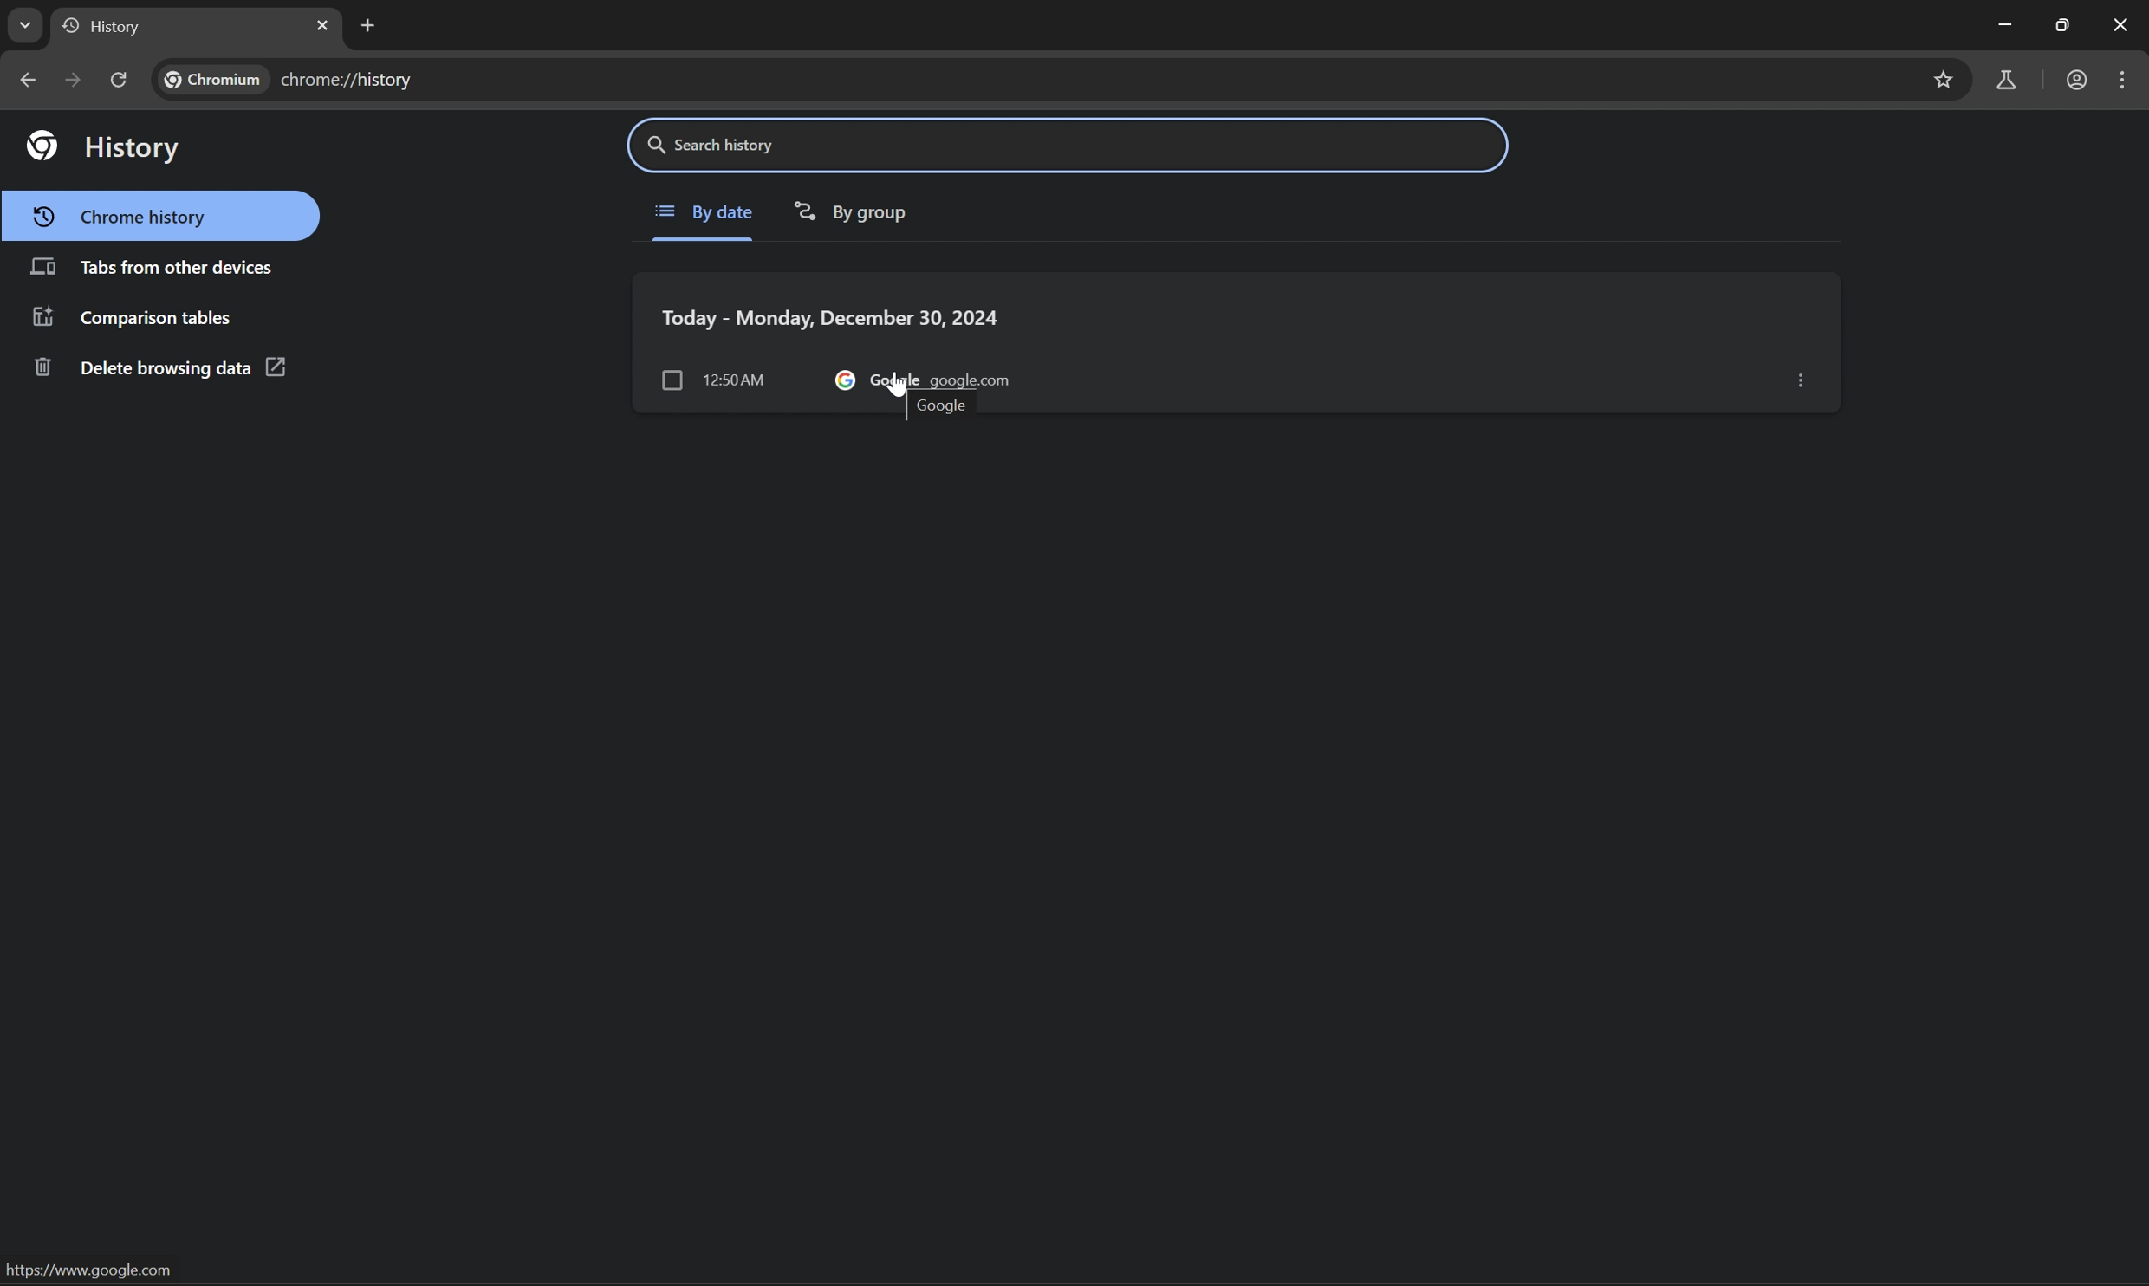 Image resolution: width=2149 pixels, height=1286 pixels. What do you see at coordinates (227, 80) in the screenshot?
I see `chromium` at bounding box center [227, 80].